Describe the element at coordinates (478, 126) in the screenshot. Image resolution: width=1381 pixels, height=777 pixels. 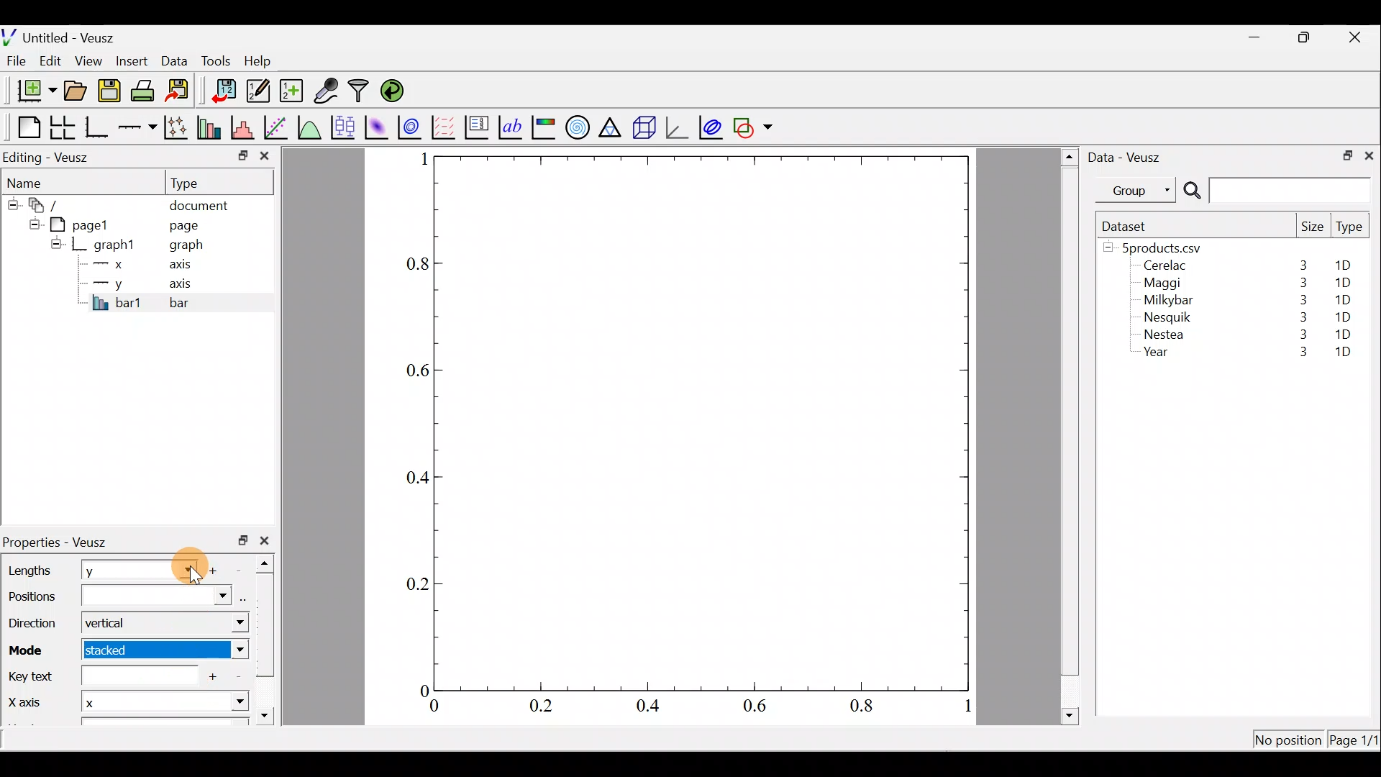
I see `Plot key` at that location.